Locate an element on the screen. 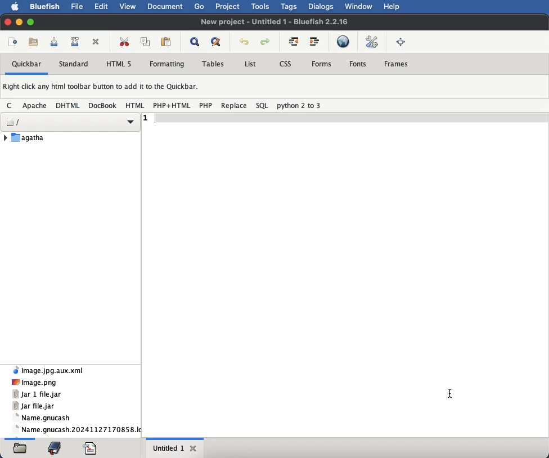 The image size is (549, 458). edit is located at coordinates (102, 6).